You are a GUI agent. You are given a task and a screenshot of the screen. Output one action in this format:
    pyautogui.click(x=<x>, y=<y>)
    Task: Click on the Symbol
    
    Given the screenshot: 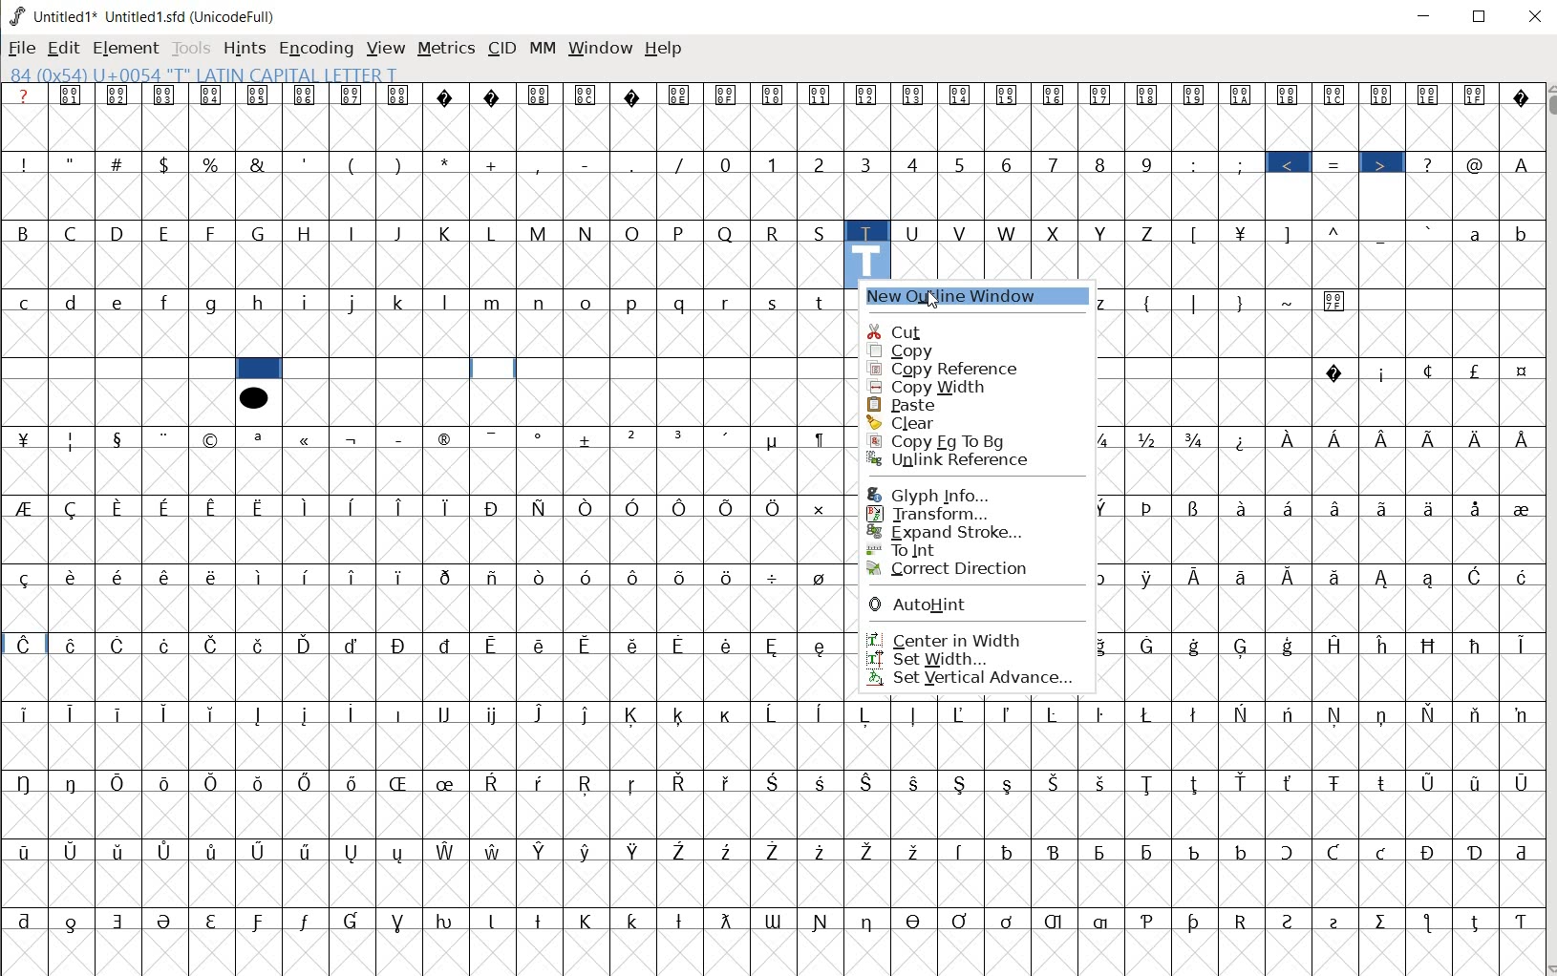 What is the action you would take?
    pyautogui.click(x=166, y=95)
    